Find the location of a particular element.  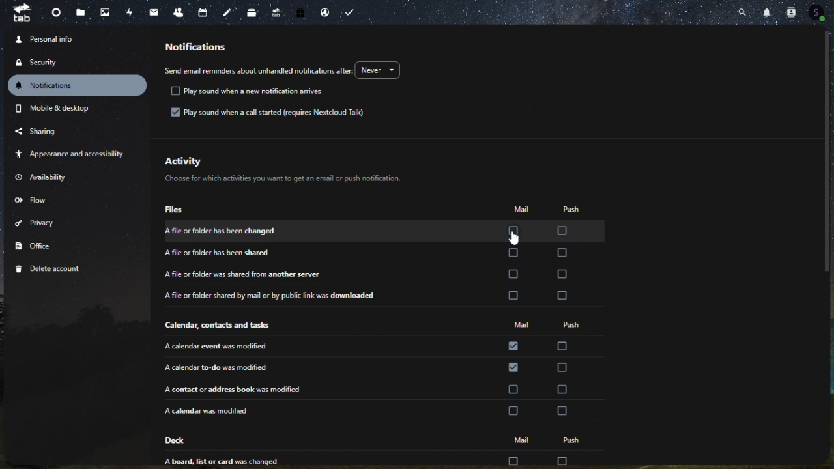

delete account is located at coordinates (59, 269).